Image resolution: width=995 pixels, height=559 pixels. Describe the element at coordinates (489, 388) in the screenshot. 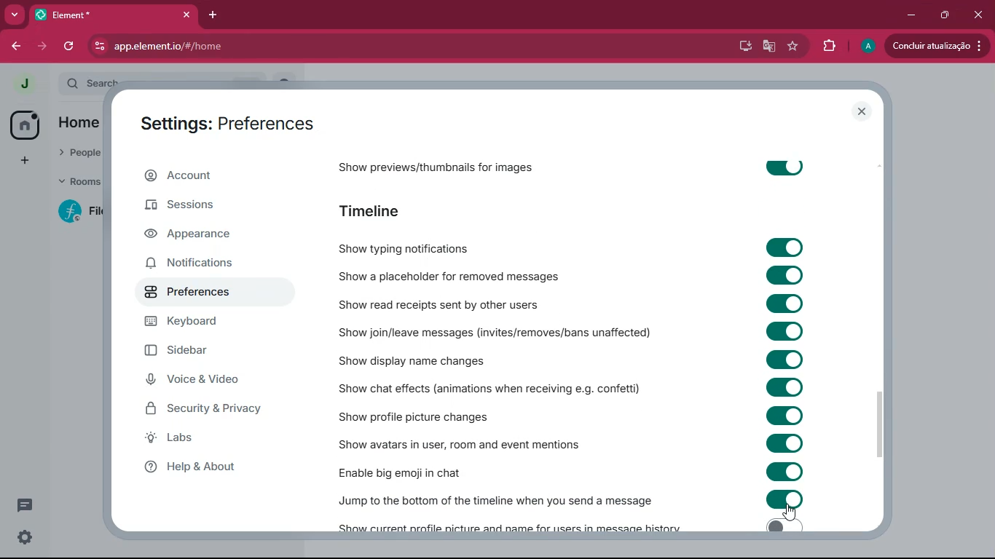

I see `show chat effects (animations when receiving e.g. confetti)` at that location.